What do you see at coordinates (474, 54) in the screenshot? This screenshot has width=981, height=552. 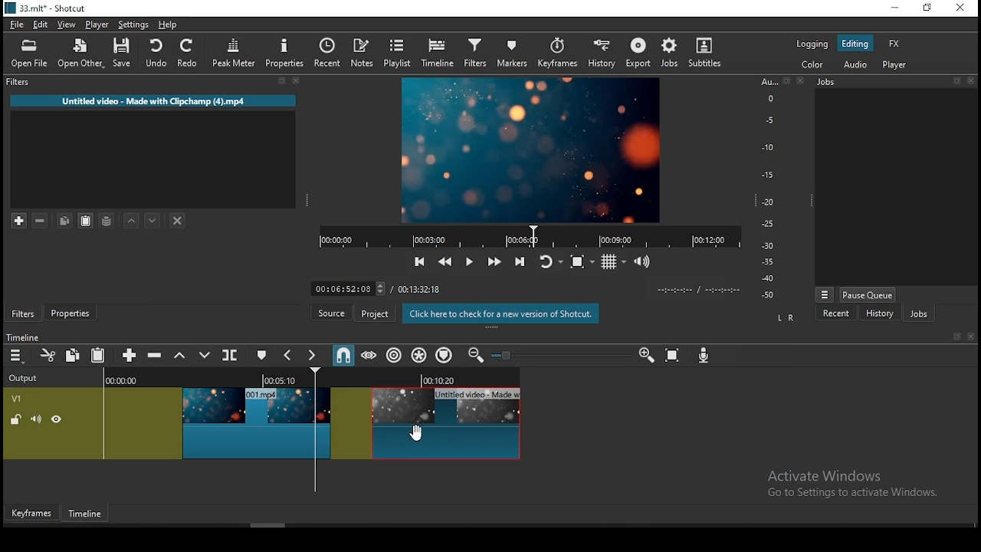 I see `filters` at bounding box center [474, 54].